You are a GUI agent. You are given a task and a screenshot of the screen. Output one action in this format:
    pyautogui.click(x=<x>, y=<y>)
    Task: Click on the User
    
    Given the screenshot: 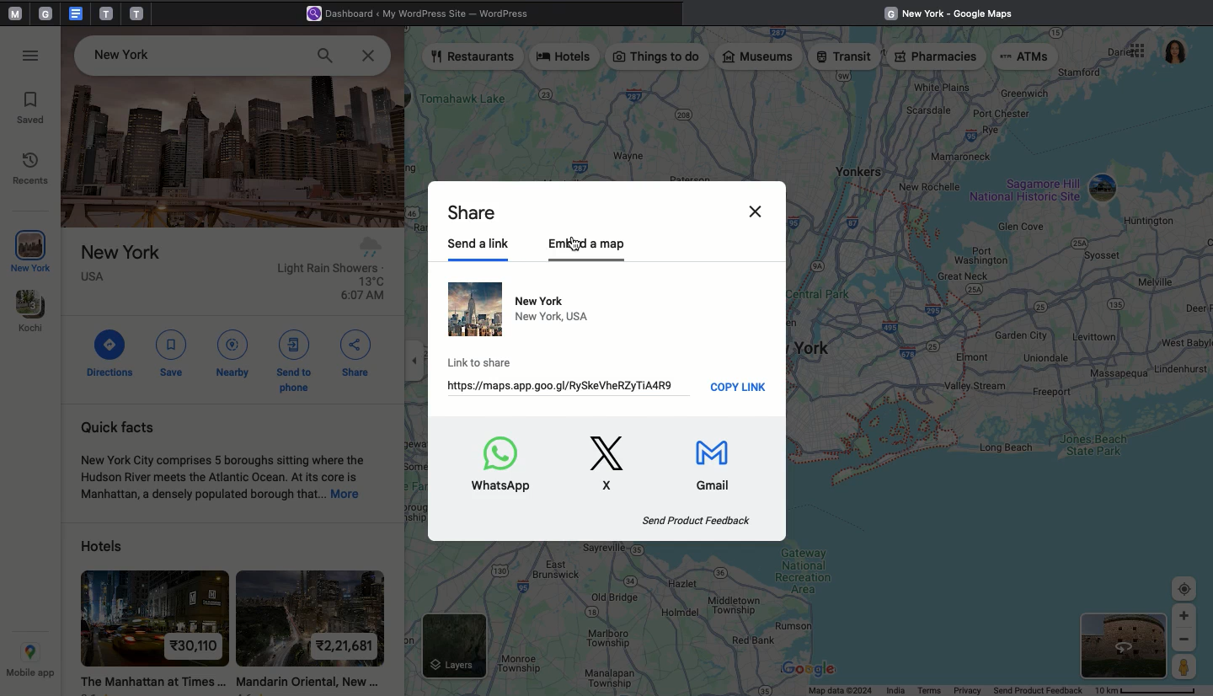 What is the action you would take?
    pyautogui.click(x=1175, y=52)
    